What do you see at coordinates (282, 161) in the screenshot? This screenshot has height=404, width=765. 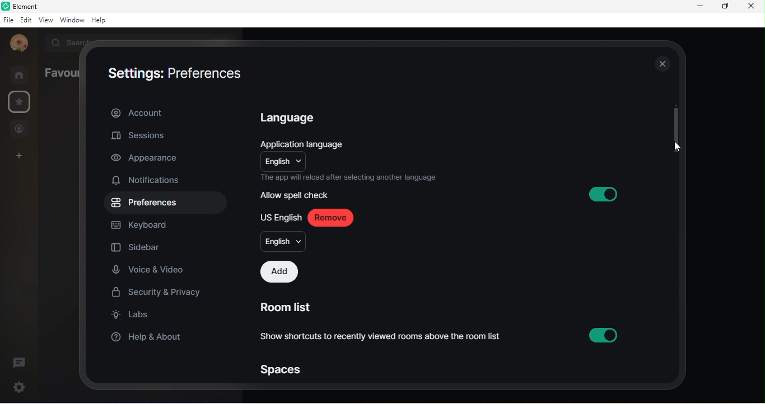 I see `english` at bounding box center [282, 161].